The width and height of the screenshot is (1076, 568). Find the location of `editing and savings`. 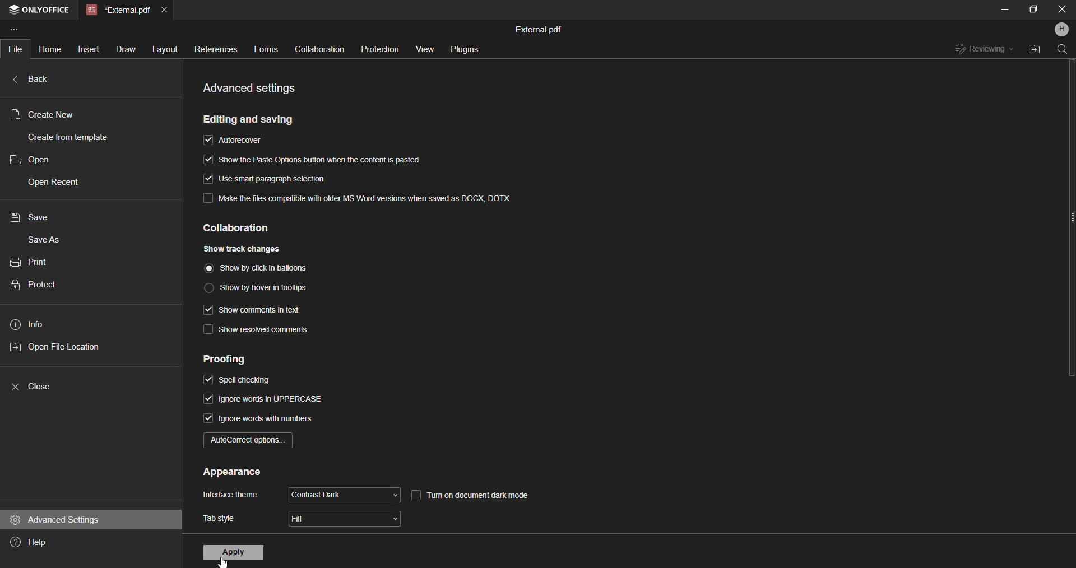

editing and savings is located at coordinates (252, 119).